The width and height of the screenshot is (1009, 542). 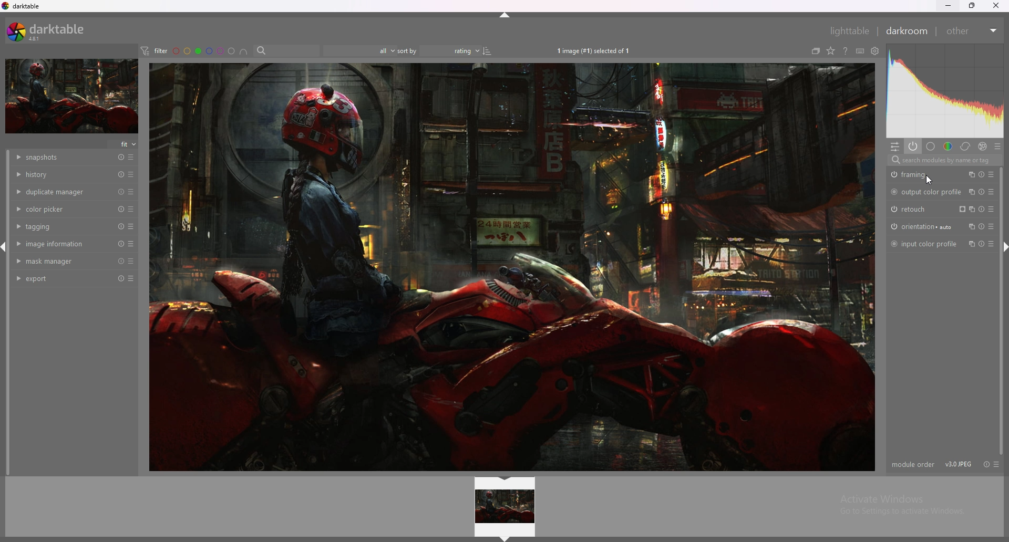 What do you see at coordinates (153, 50) in the screenshot?
I see `filter` at bounding box center [153, 50].